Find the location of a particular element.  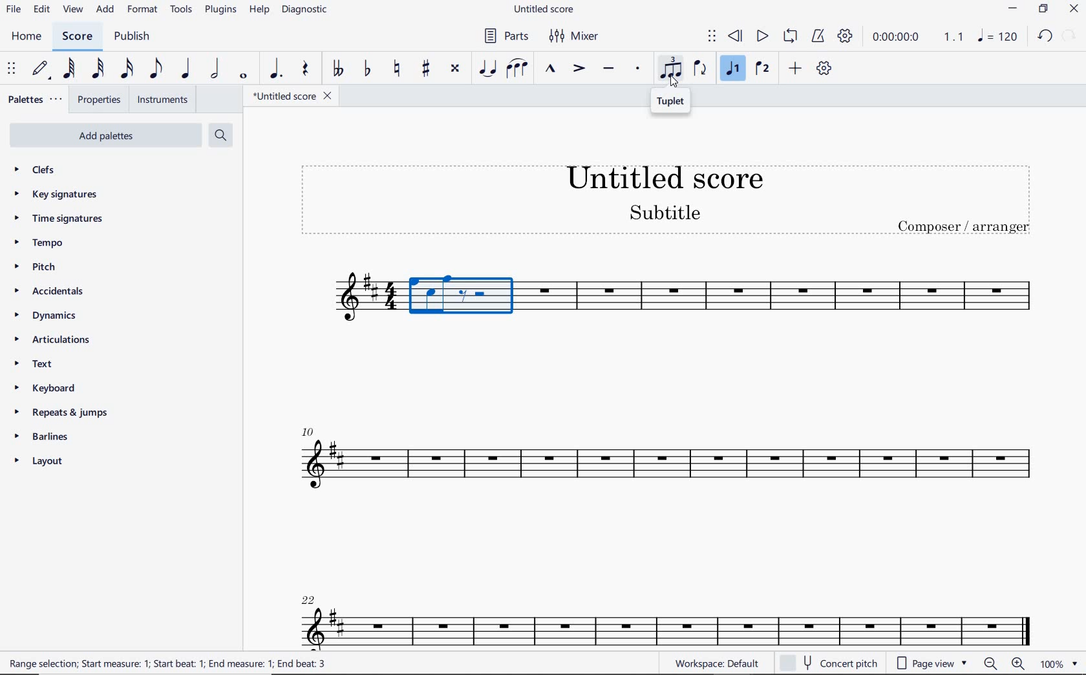

TEMPO is located at coordinates (60, 243).